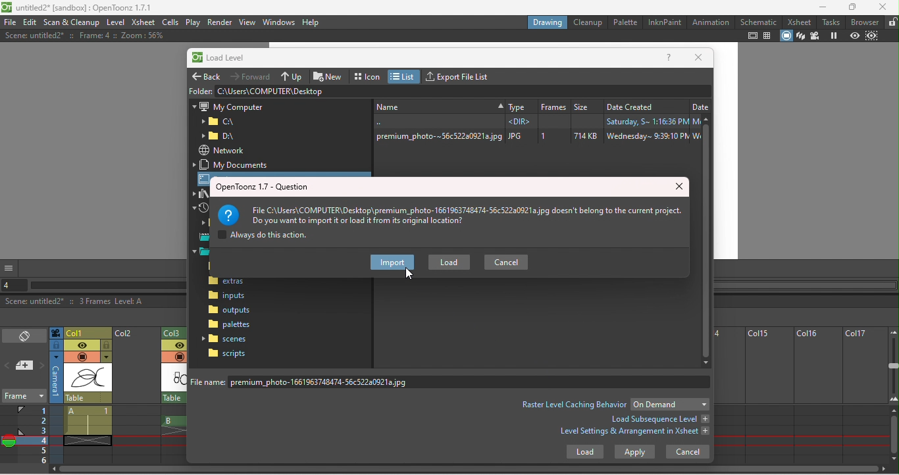  I want to click on Load level, so click(226, 59).